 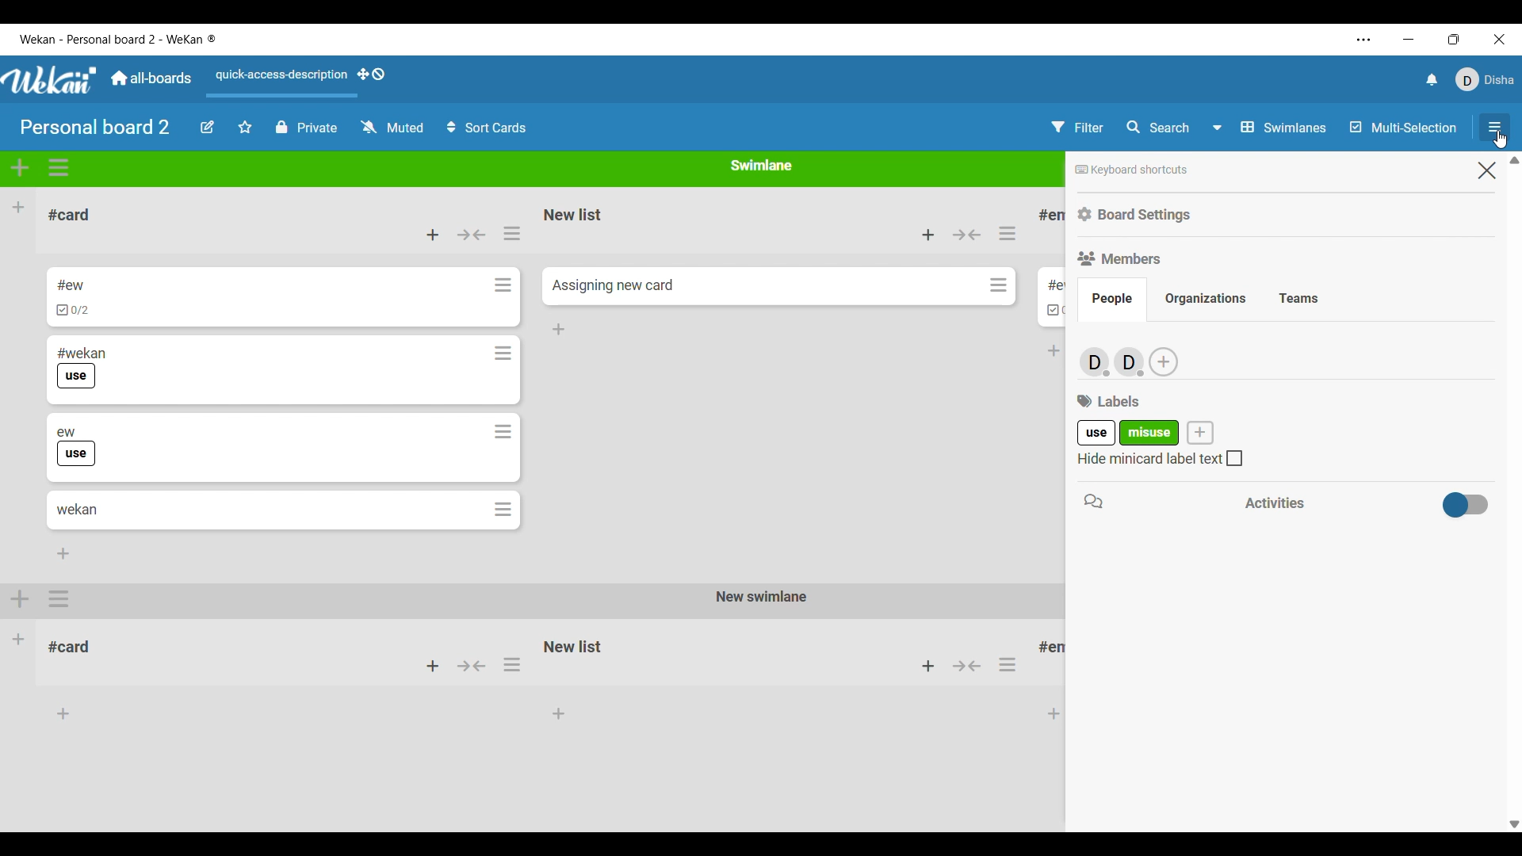 I want to click on Add card to top of list, so click(x=433, y=235).